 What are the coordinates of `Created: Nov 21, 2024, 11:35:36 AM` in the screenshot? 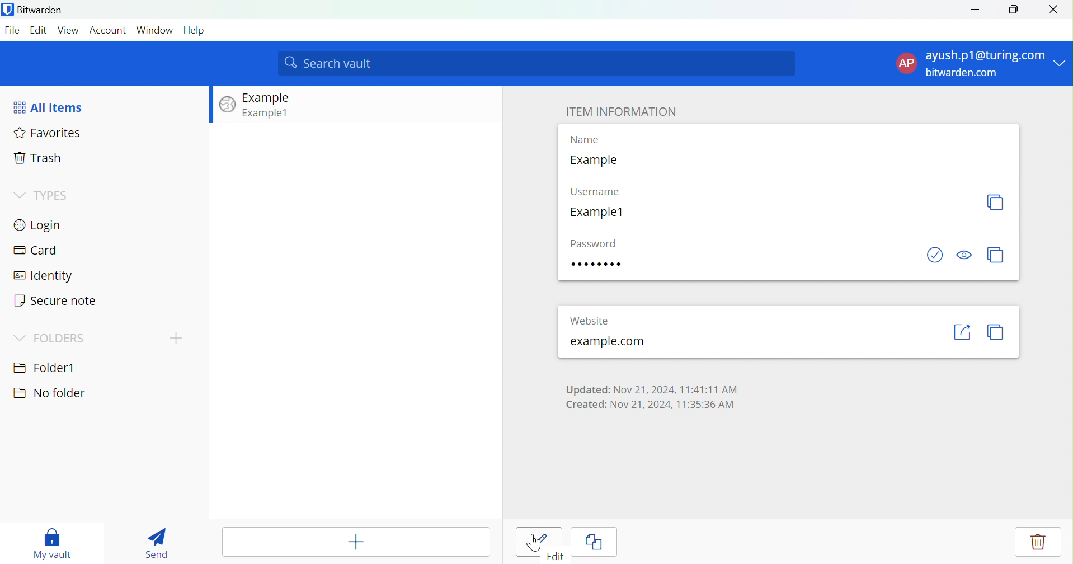 It's located at (656, 406).